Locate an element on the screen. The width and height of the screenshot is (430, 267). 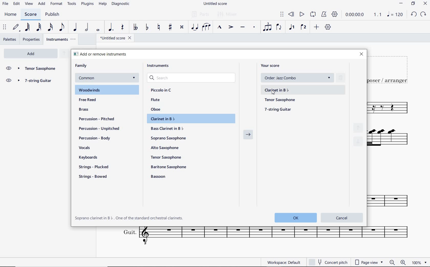
cancel is located at coordinates (342, 217).